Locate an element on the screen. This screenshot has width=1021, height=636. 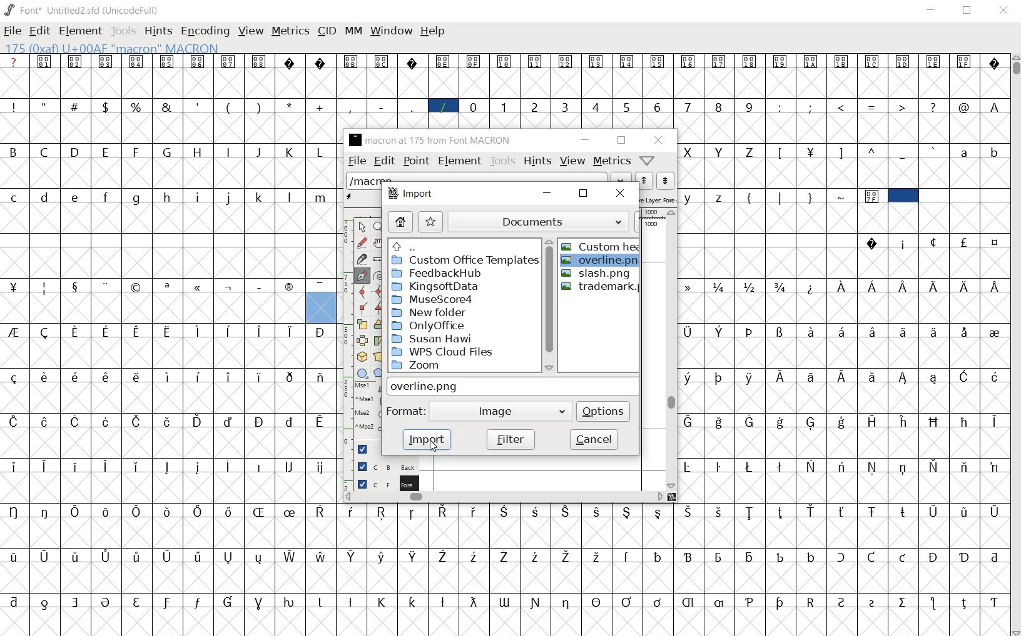
Symbol is located at coordinates (782, 512).